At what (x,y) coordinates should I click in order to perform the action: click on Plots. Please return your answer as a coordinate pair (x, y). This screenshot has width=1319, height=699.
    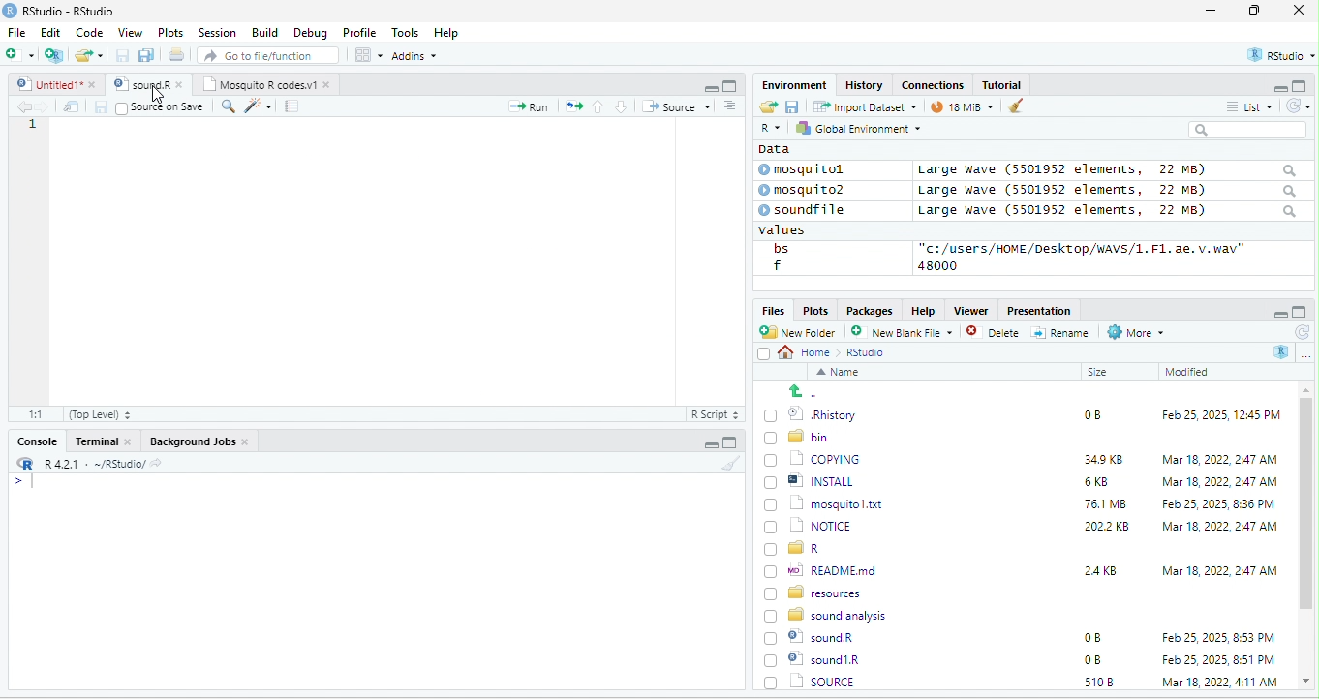
    Looking at the image, I should click on (171, 32).